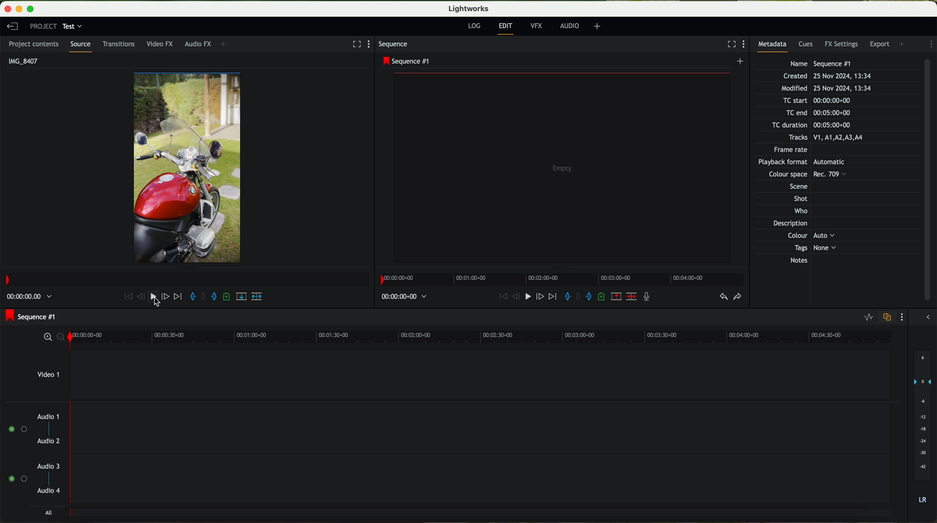  Describe the element at coordinates (647, 296) in the screenshot. I see `record a voice over` at that location.